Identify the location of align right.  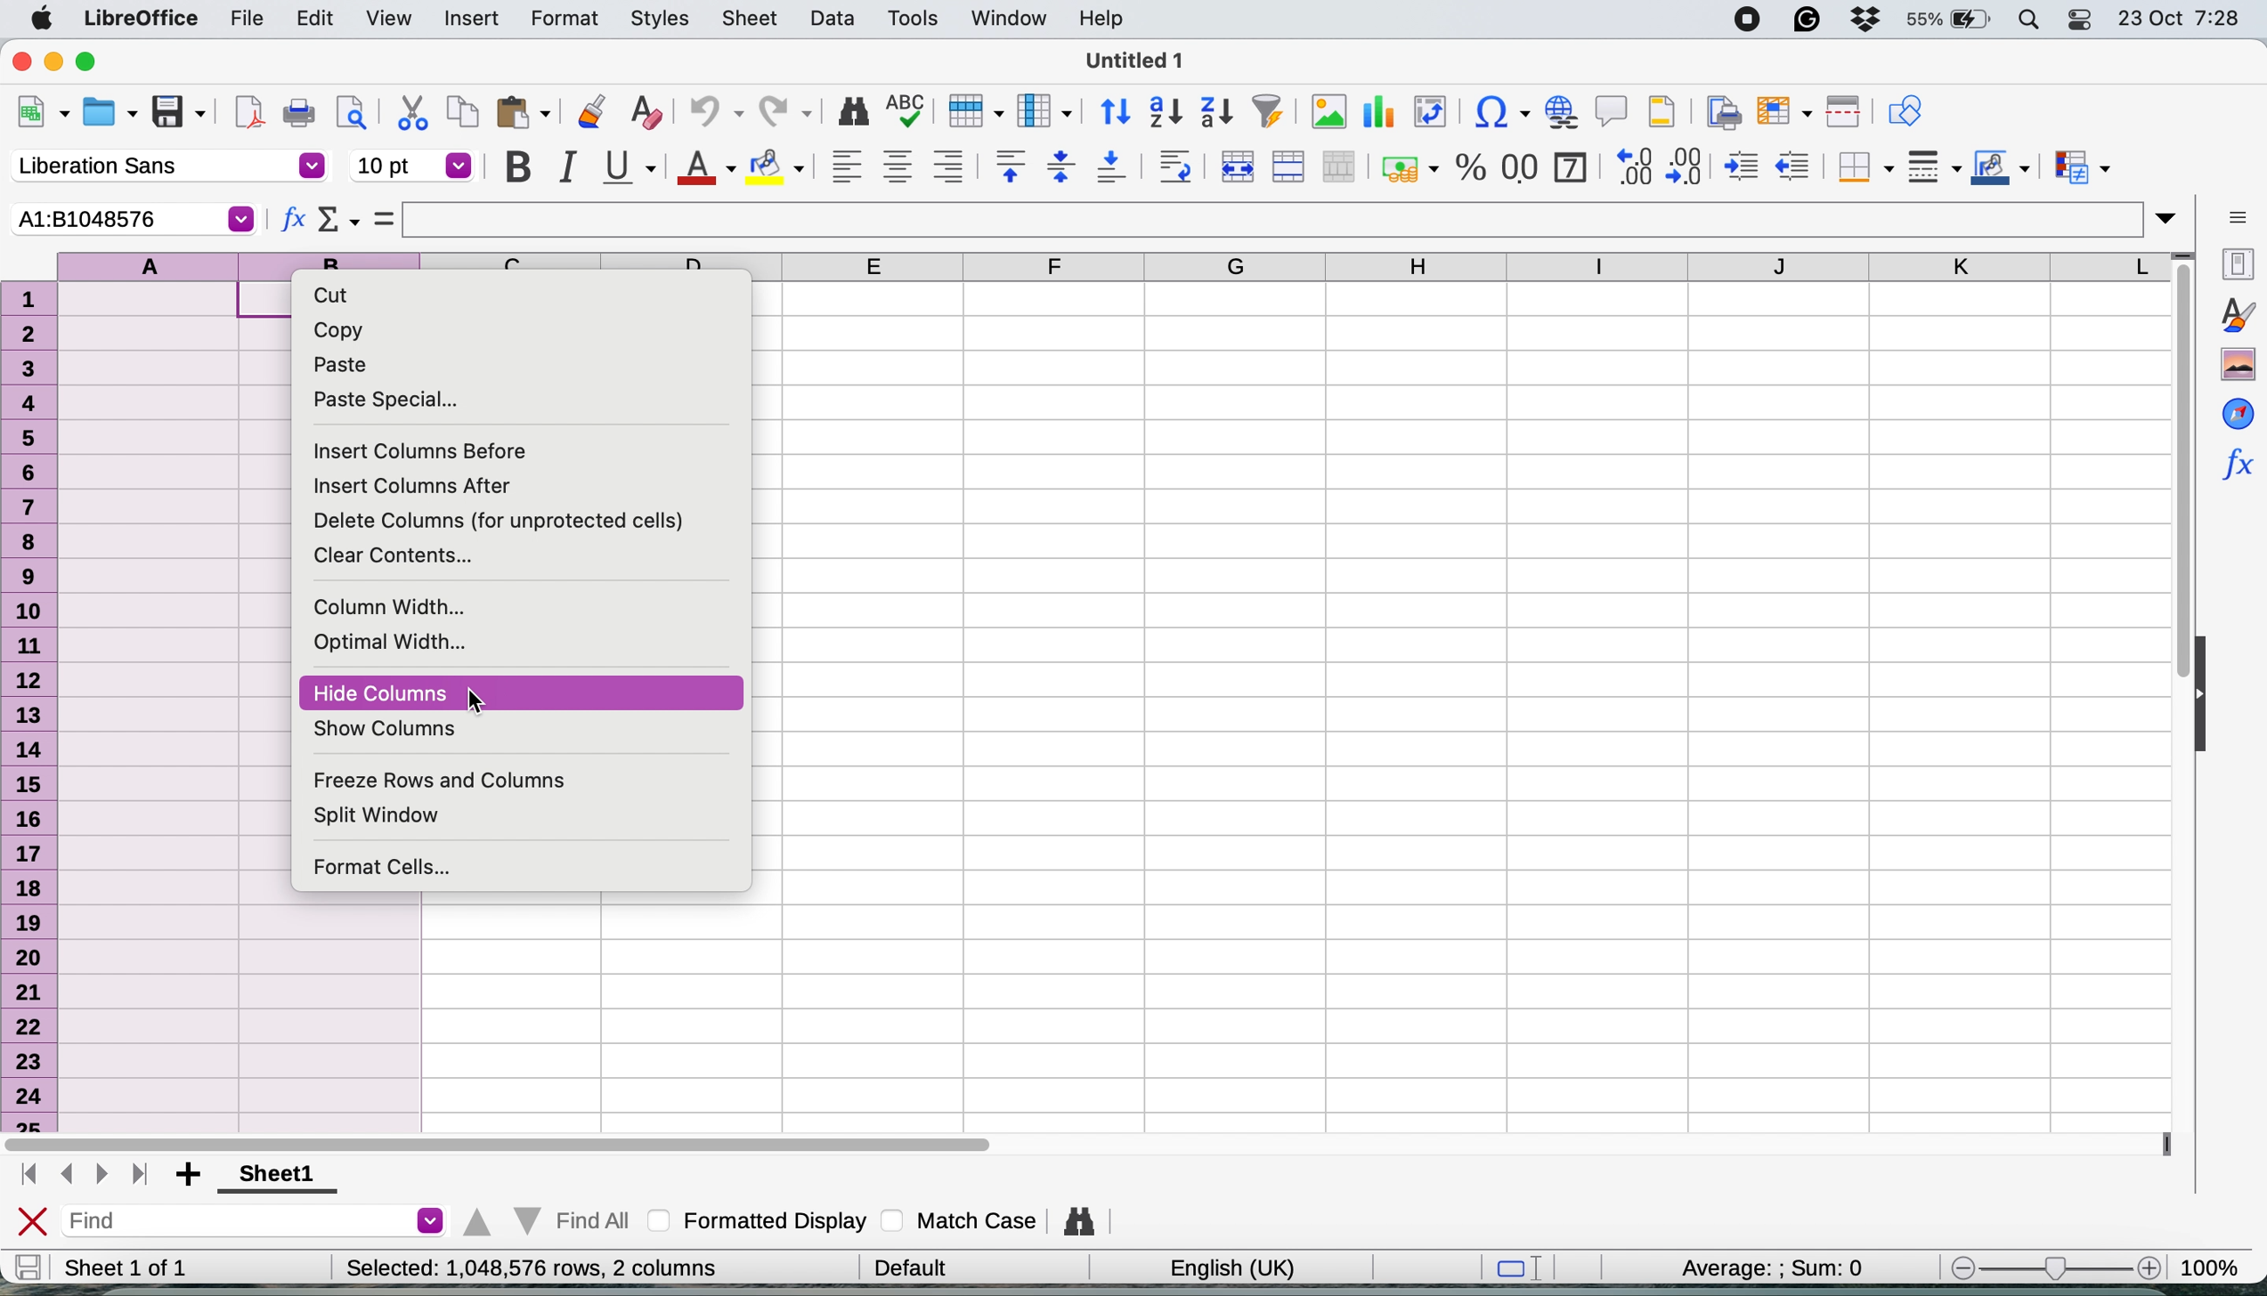
(949, 166).